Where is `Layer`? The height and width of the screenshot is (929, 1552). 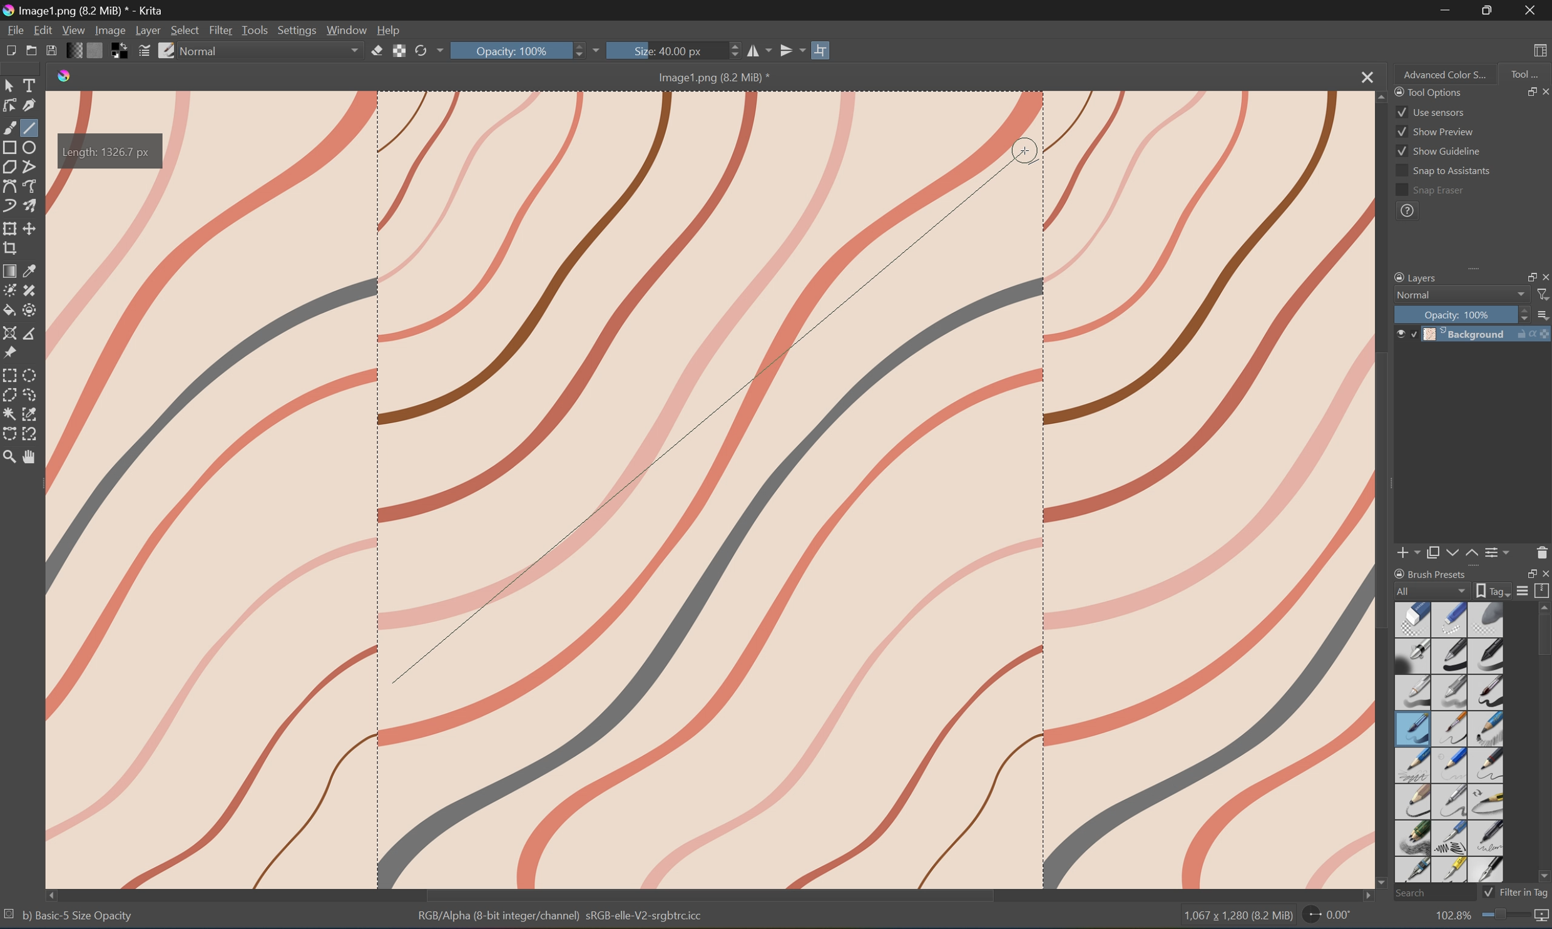 Layer is located at coordinates (148, 30).